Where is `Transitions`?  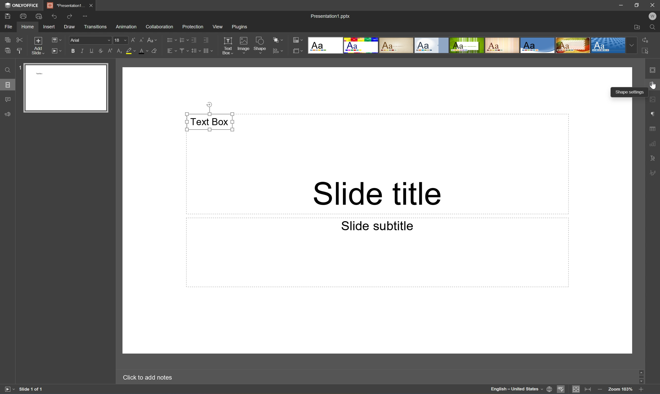
Transitions is located at coordinates (96, 27).